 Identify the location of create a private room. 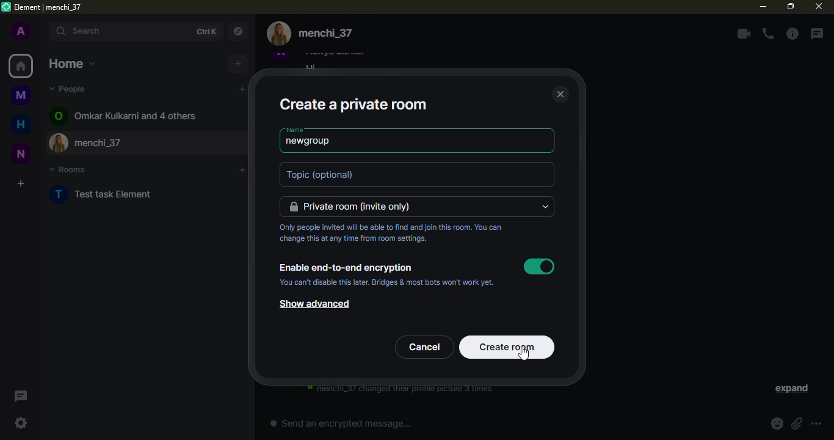
(353, 105).